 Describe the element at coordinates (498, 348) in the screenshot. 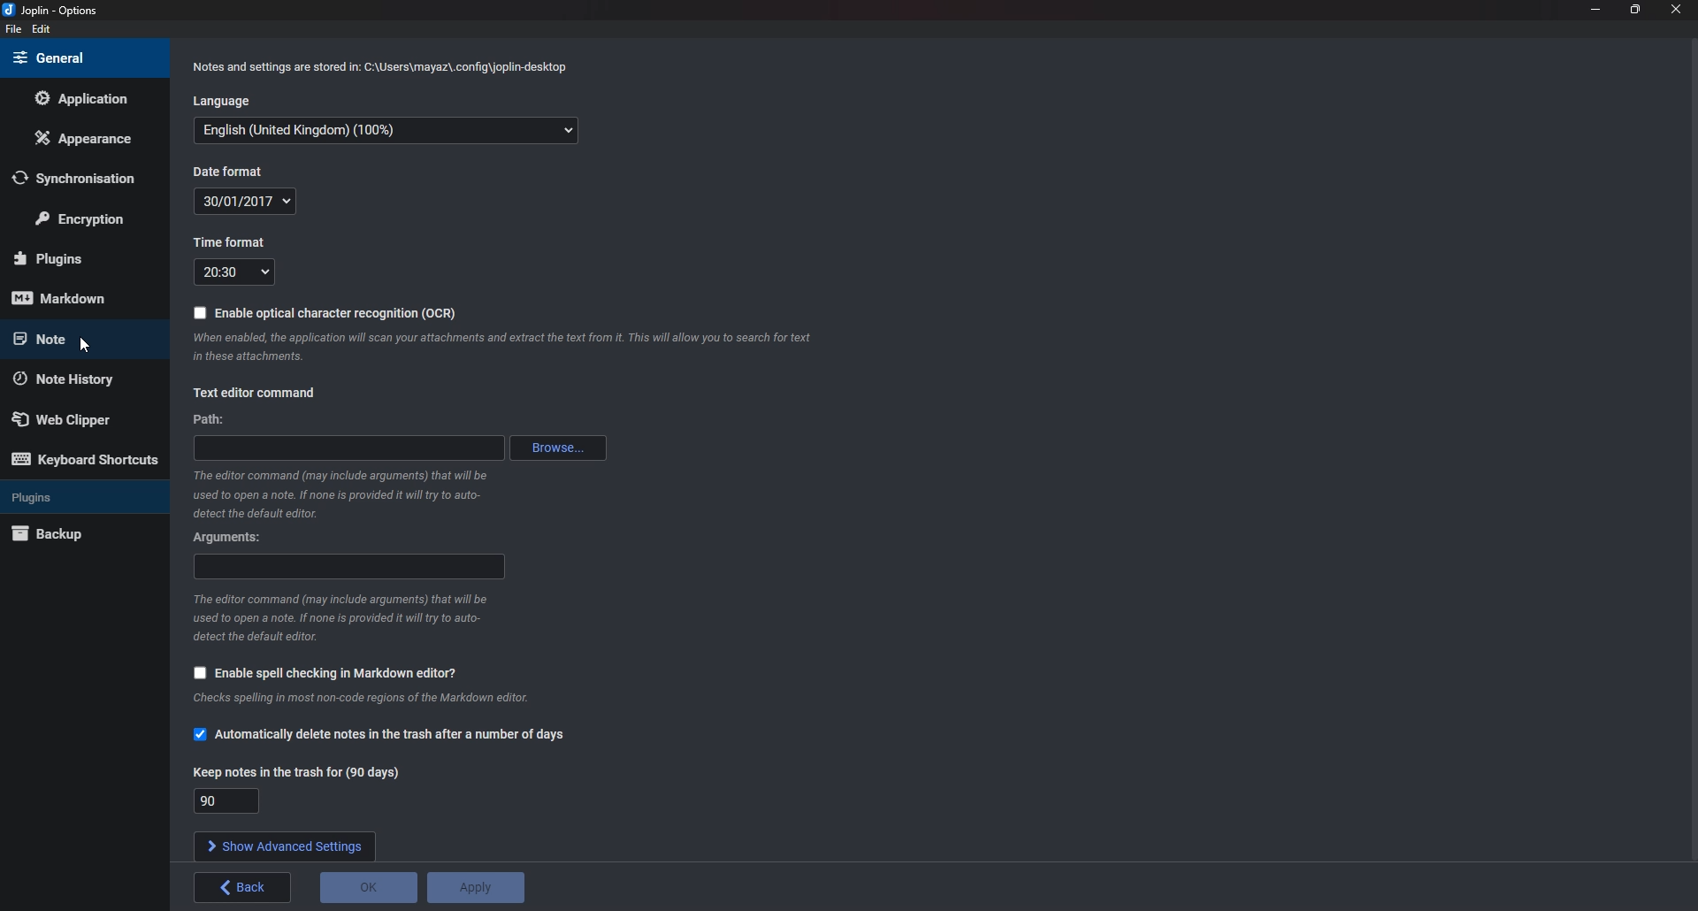

I see `Info` at that location.